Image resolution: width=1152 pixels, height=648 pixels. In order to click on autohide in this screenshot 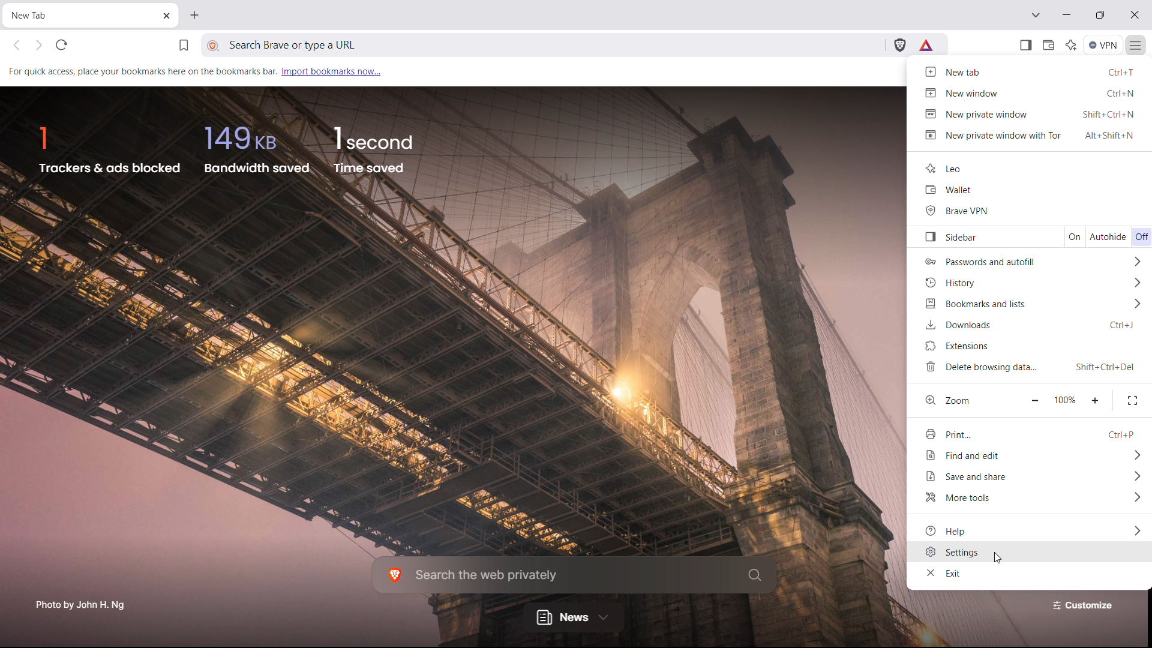, I will do `click(1108, 236)`.